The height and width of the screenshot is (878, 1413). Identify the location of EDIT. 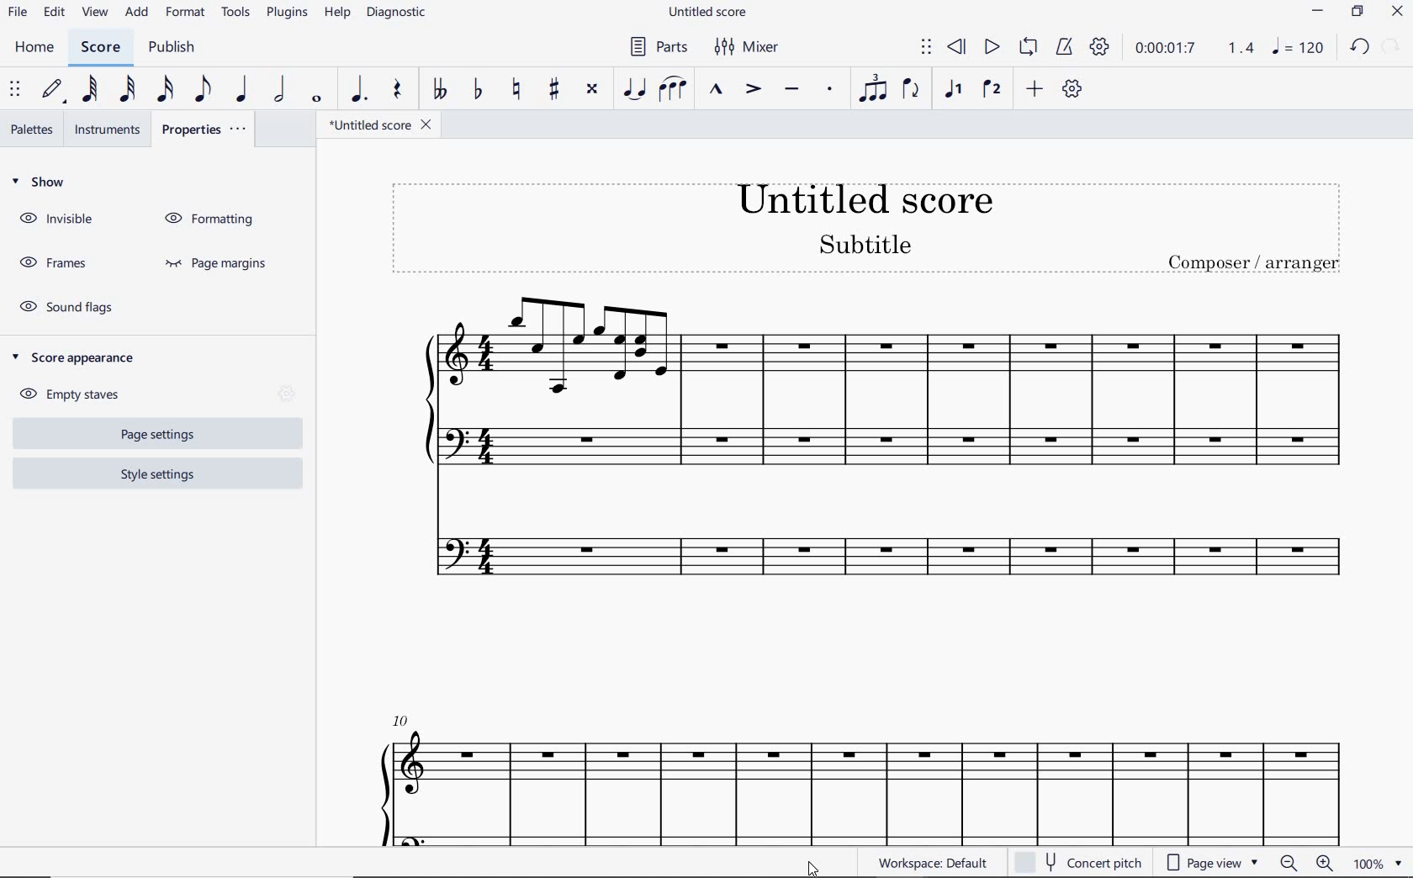
(55, 13).